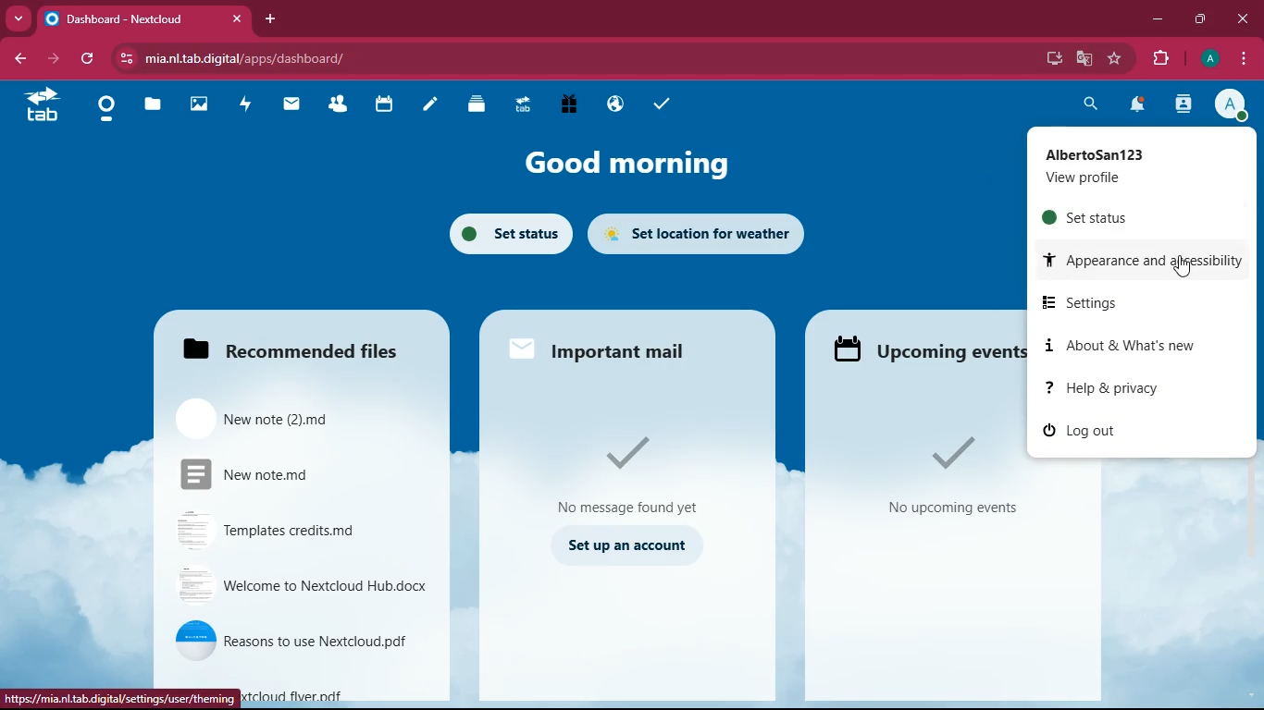 Image resolution: width=1264 pixels, height=710 pixels. Describe the element at coordinates (1244, 19) in the screenshot. I see `close` at that location.